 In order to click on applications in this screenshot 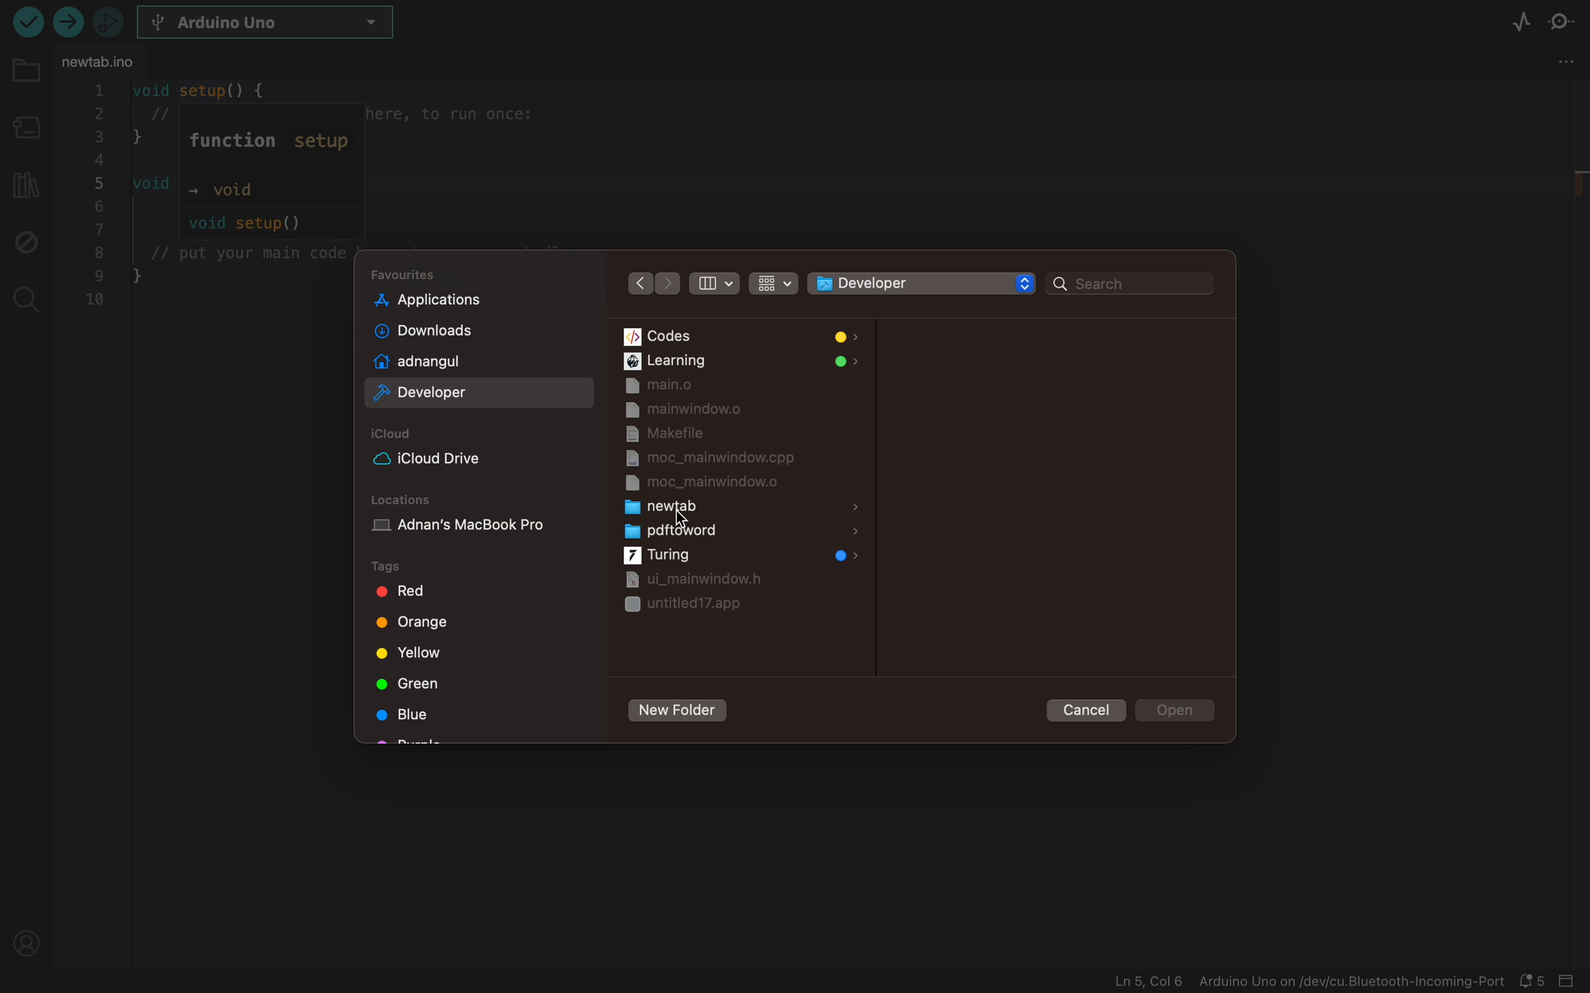, I will do `click(458, 299)`.